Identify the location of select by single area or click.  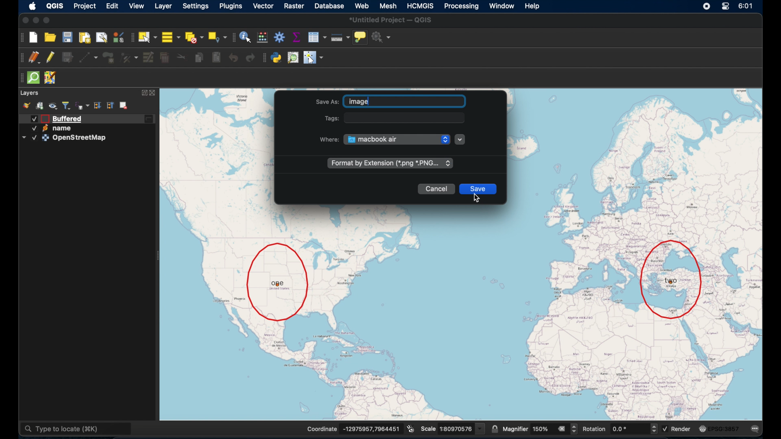
(147, 37).